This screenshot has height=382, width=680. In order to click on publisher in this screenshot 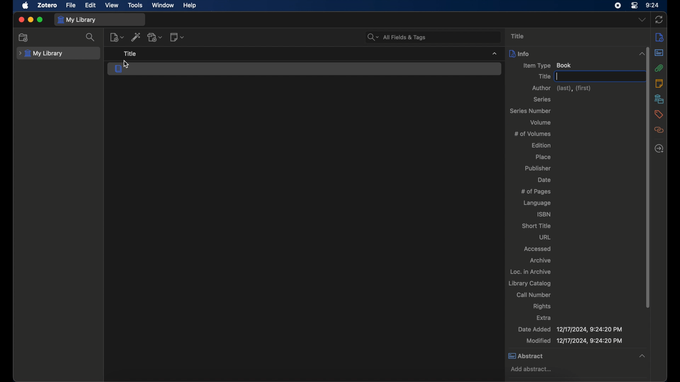, I will do `click(538, 168)`.